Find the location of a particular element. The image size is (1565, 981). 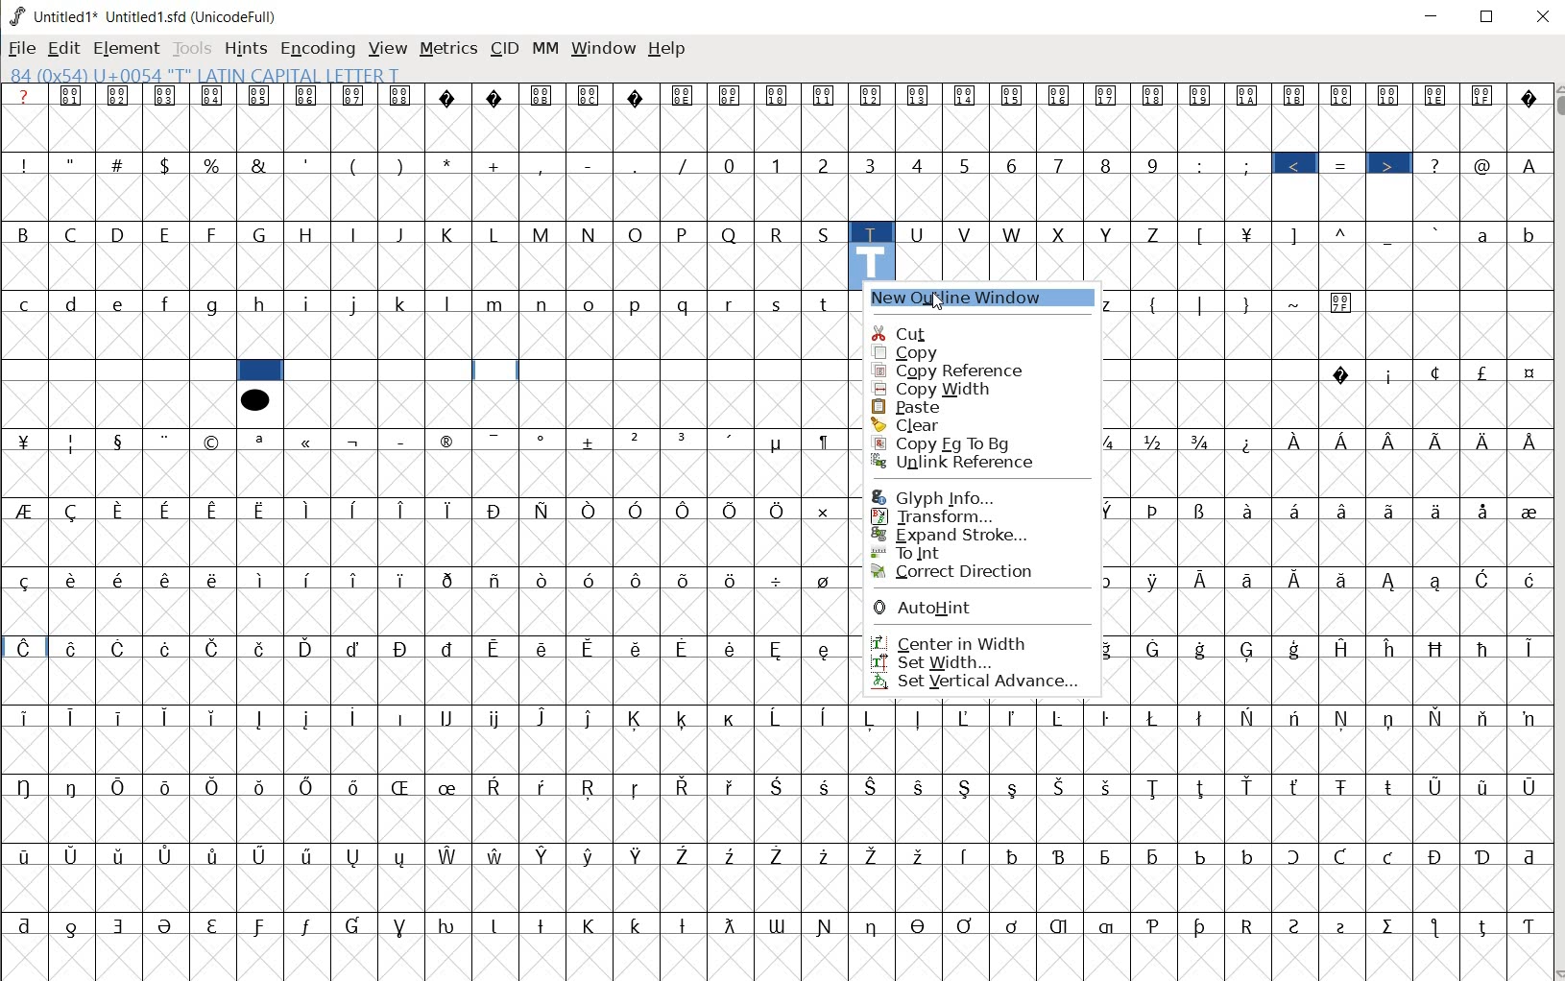

C is located at coordinates (75, 233).